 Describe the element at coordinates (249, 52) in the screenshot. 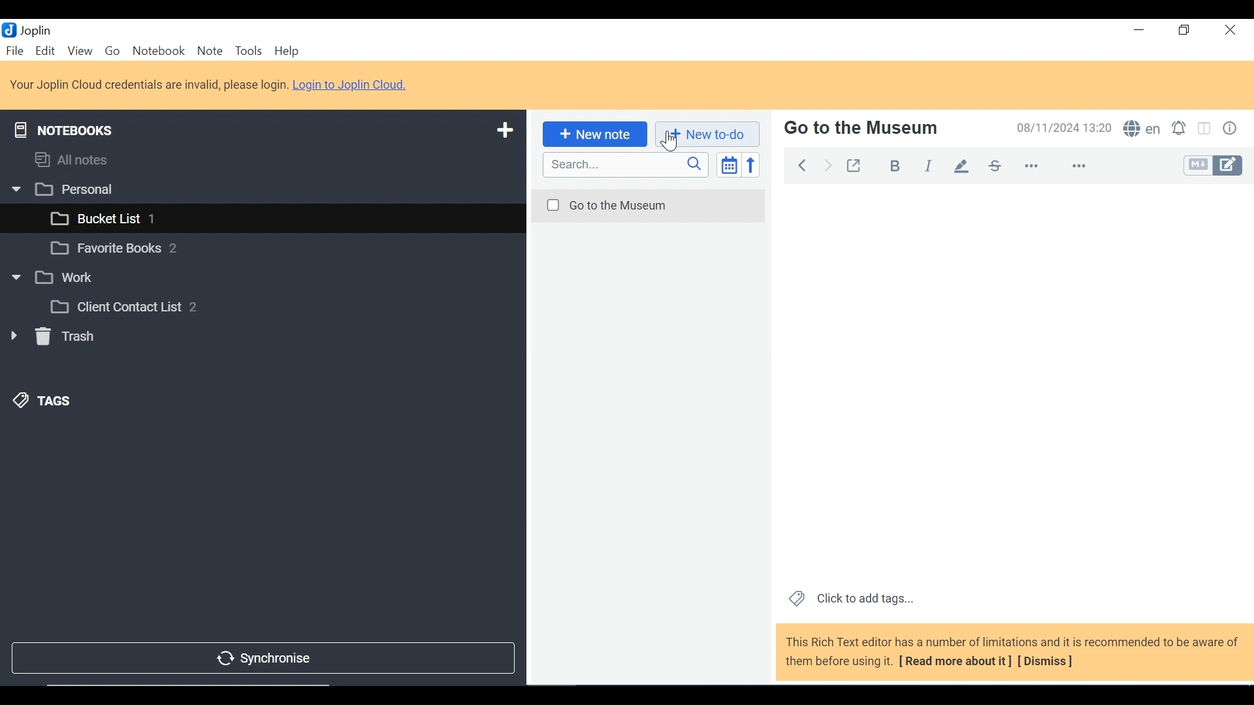

I see `Tools` at that location.